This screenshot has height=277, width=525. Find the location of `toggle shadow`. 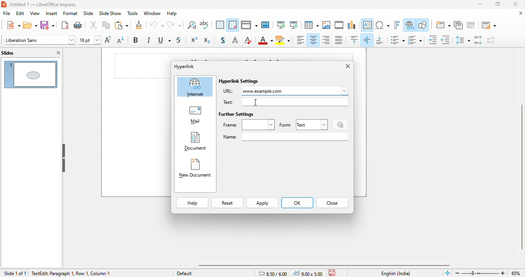

toggle shadow is located at coordinates (222, 41).